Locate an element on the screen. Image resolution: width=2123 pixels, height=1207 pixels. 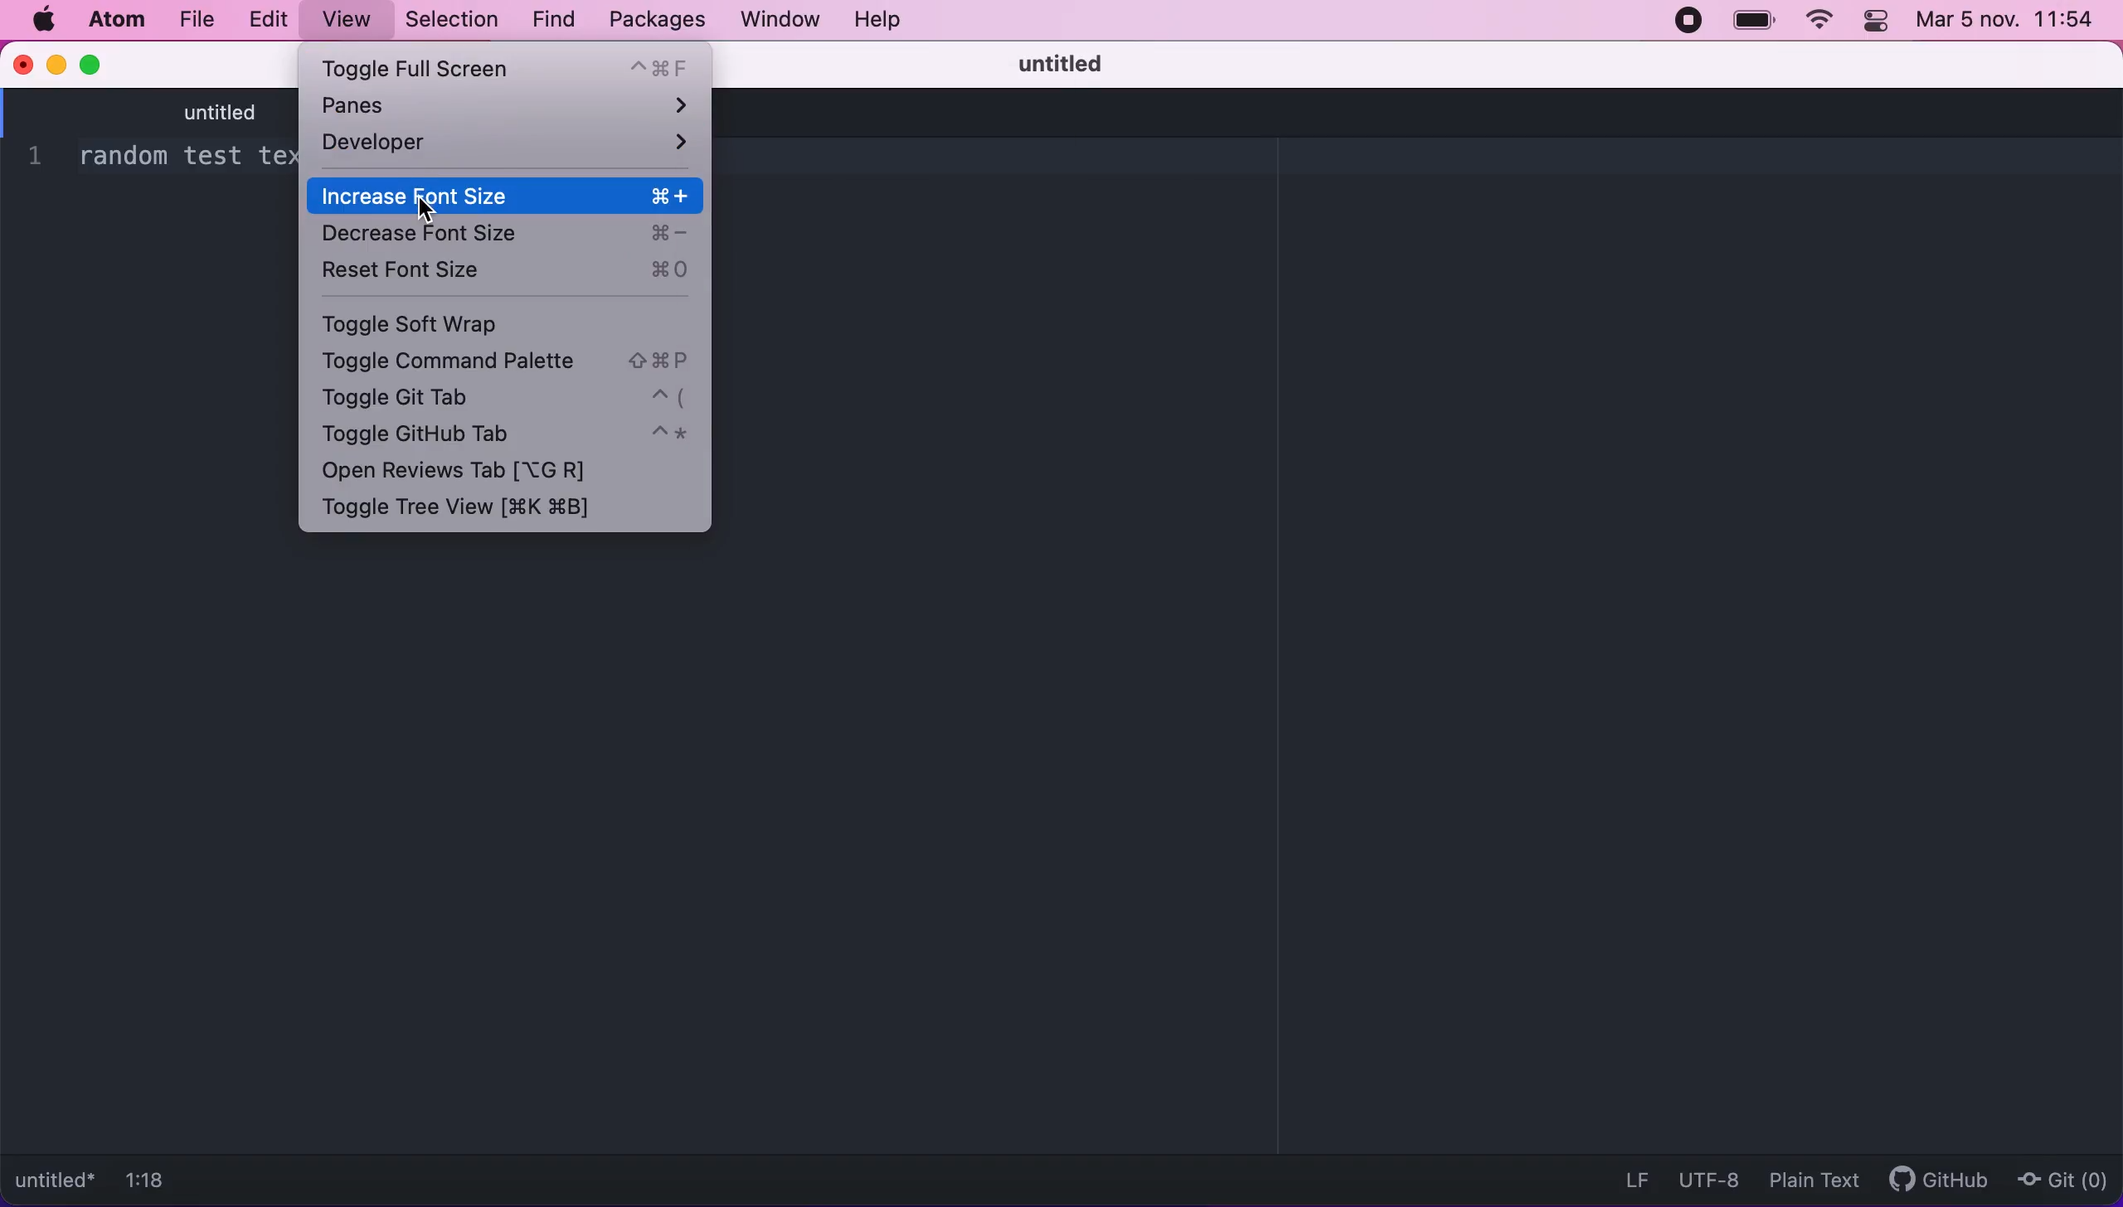
developer is located at coordinates (507, 148).